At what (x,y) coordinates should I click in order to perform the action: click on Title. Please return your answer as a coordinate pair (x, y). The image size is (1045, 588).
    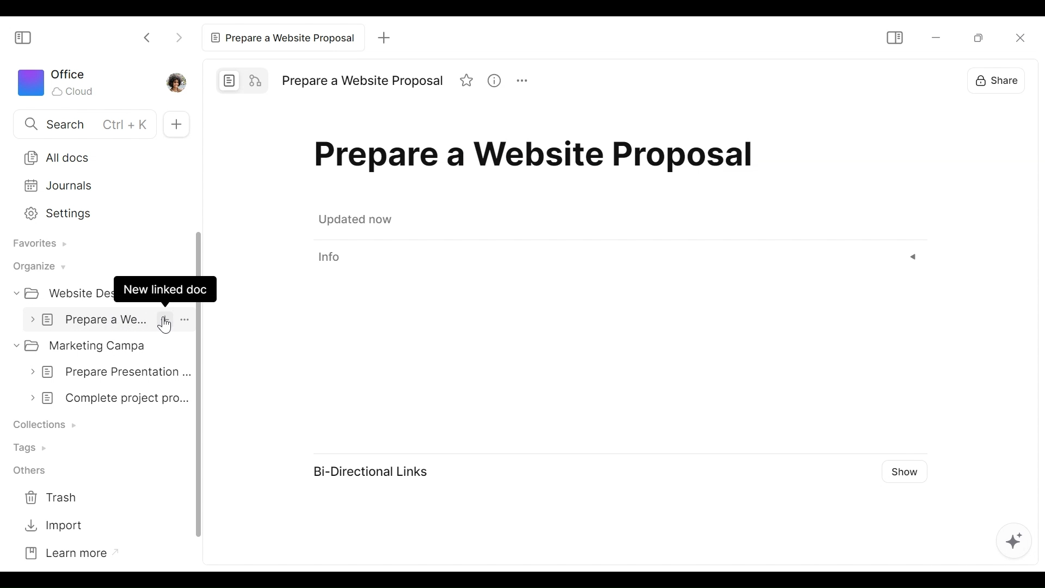
    Looking at the image, I should click on (364, 80).